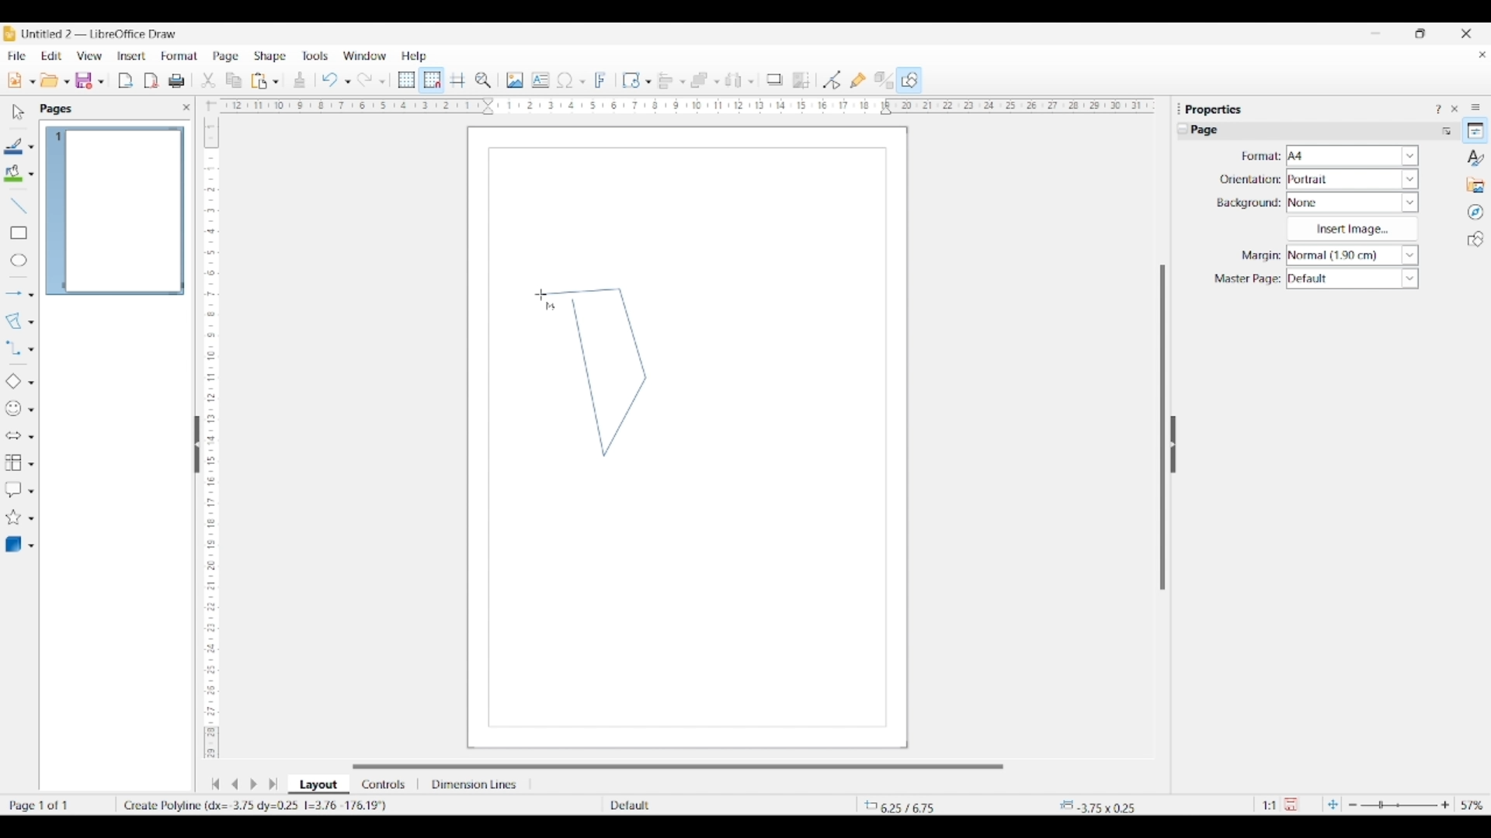 The width and height of the screenshot is (1491, 838). What do you see at coordinates (259, 81) in the screenshot?
I see `Selected paste options` at bounding box center [259, 81].